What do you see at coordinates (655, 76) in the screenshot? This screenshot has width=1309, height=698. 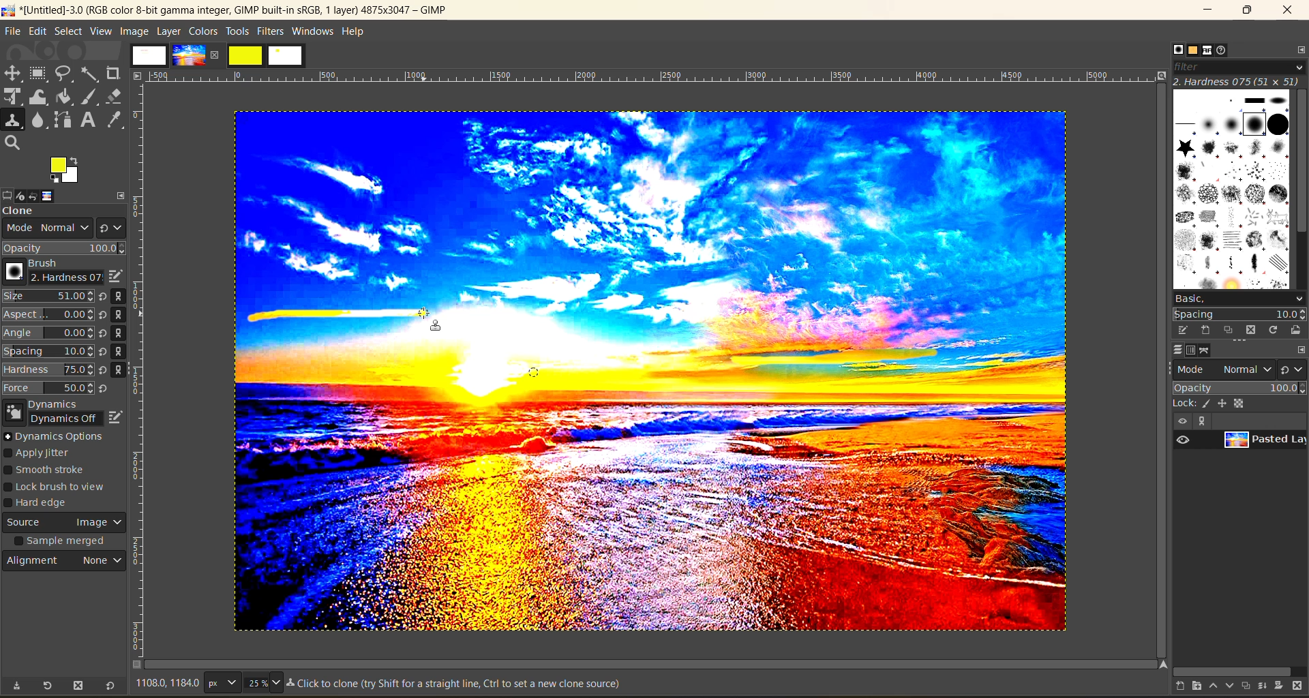 I see `ruler` at bounding box center [655, 76].